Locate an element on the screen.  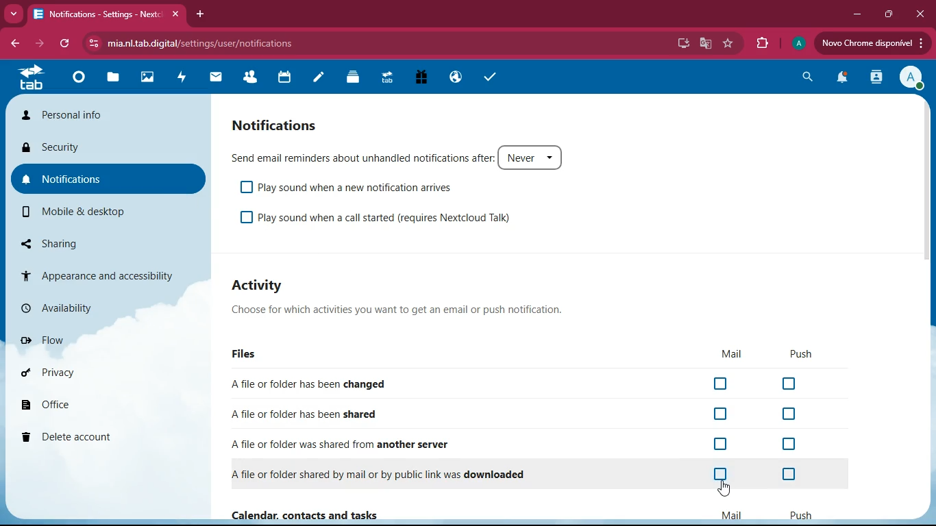
add tab is located at coordinates (203, 14).